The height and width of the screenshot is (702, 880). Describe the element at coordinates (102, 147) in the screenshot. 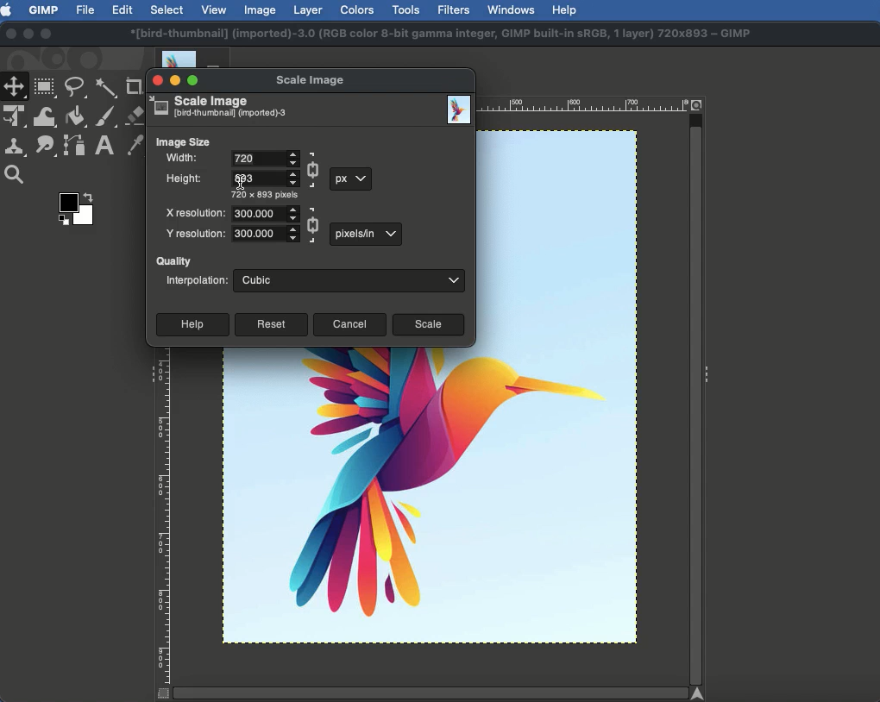

I see `Text` at that location.